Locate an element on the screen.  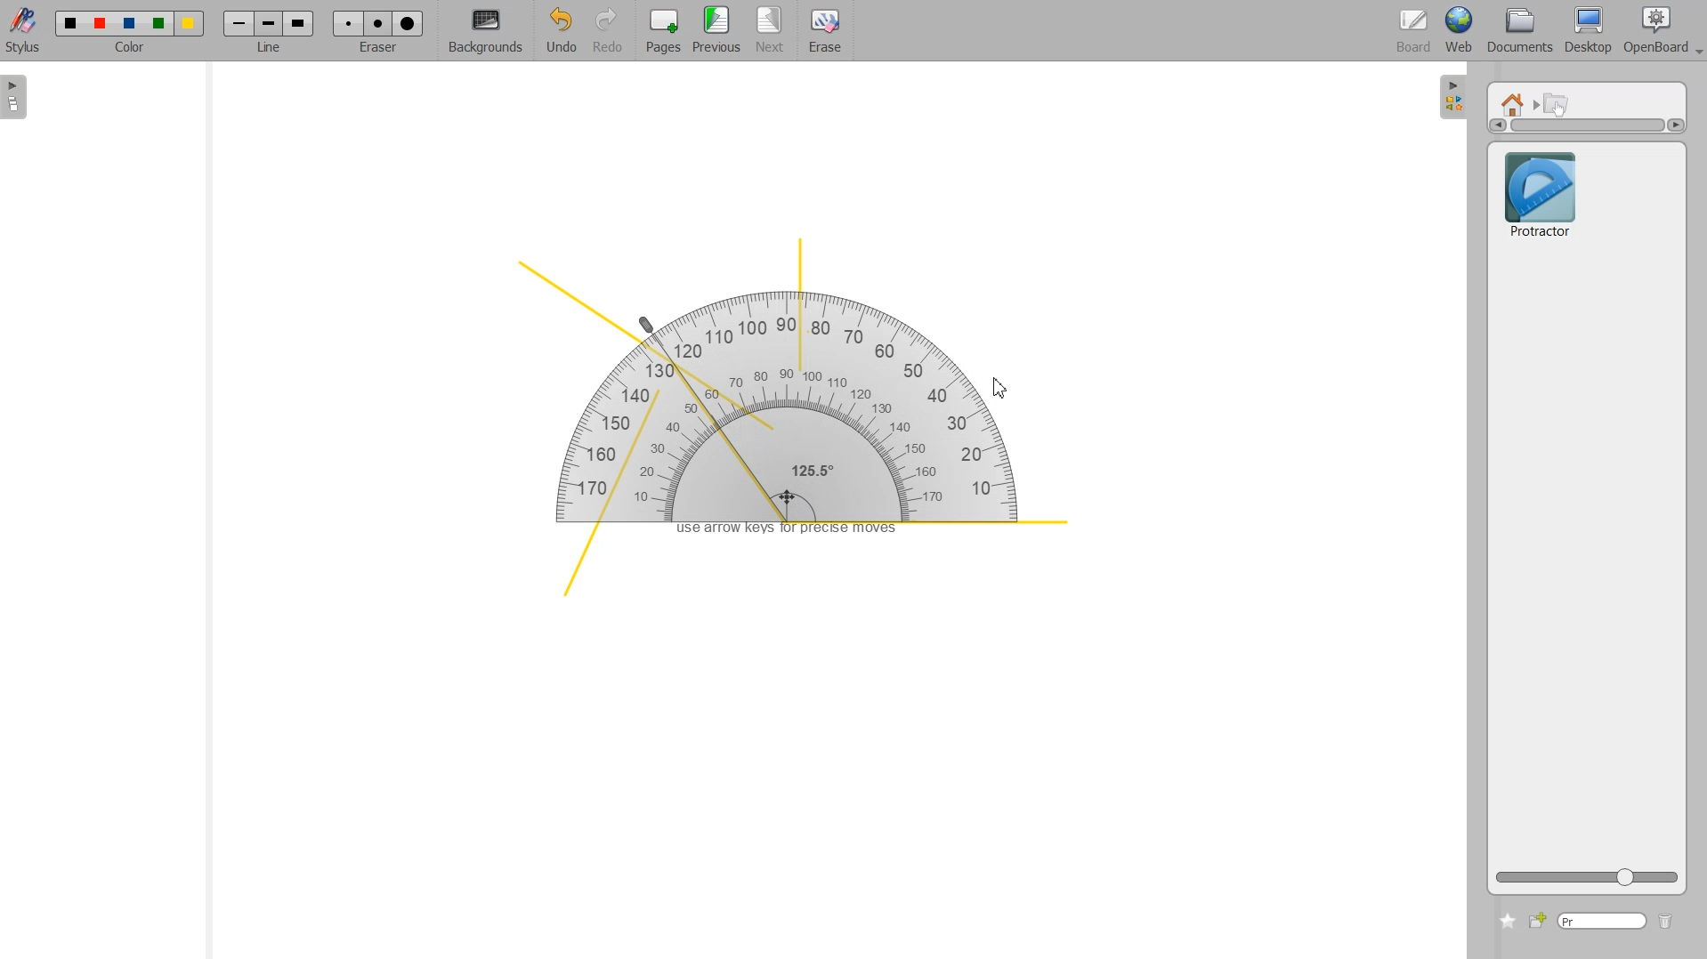
Background is located at coordinates (486, 32).